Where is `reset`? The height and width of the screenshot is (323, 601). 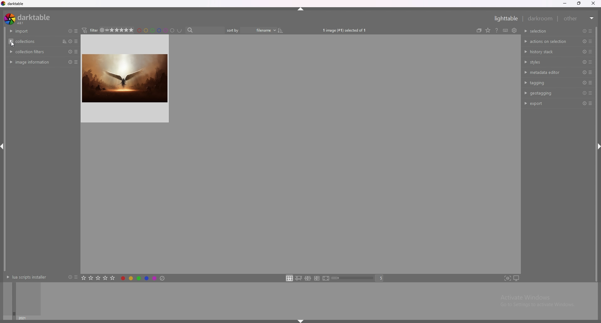
reset is located at coordinates (71, 42).